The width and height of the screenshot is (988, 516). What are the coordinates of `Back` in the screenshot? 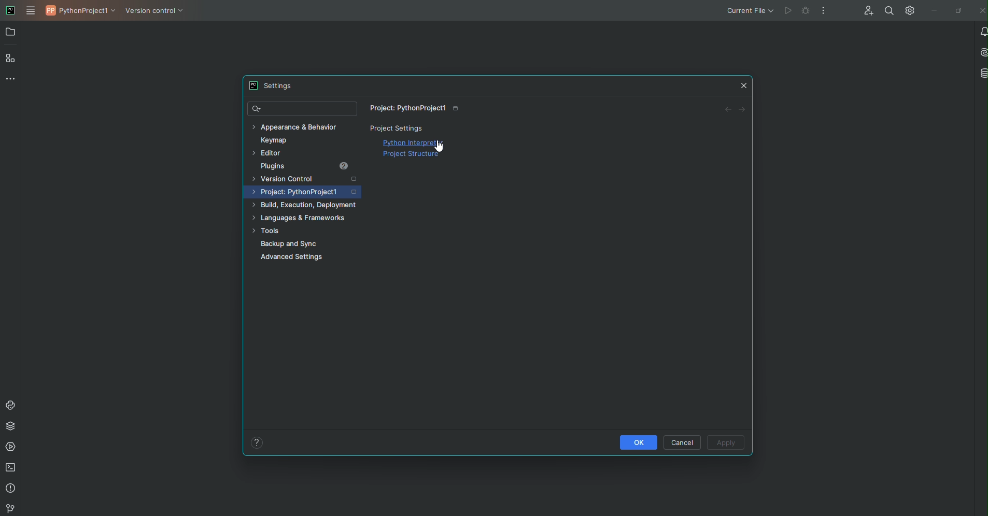 It's located at (726, 109).